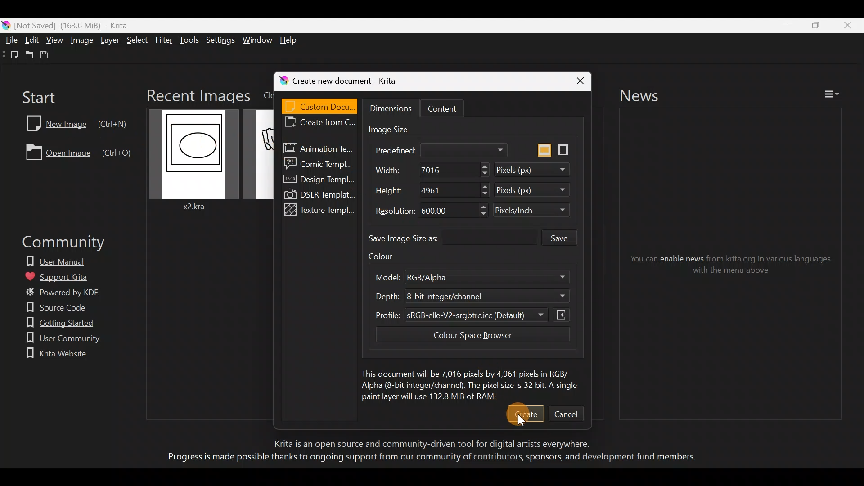  Describe the element at coordinates (62, 259) in the screenshot. I see `User manual` at that location.